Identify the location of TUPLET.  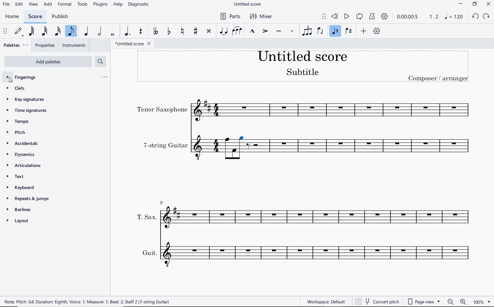
(307, 31).